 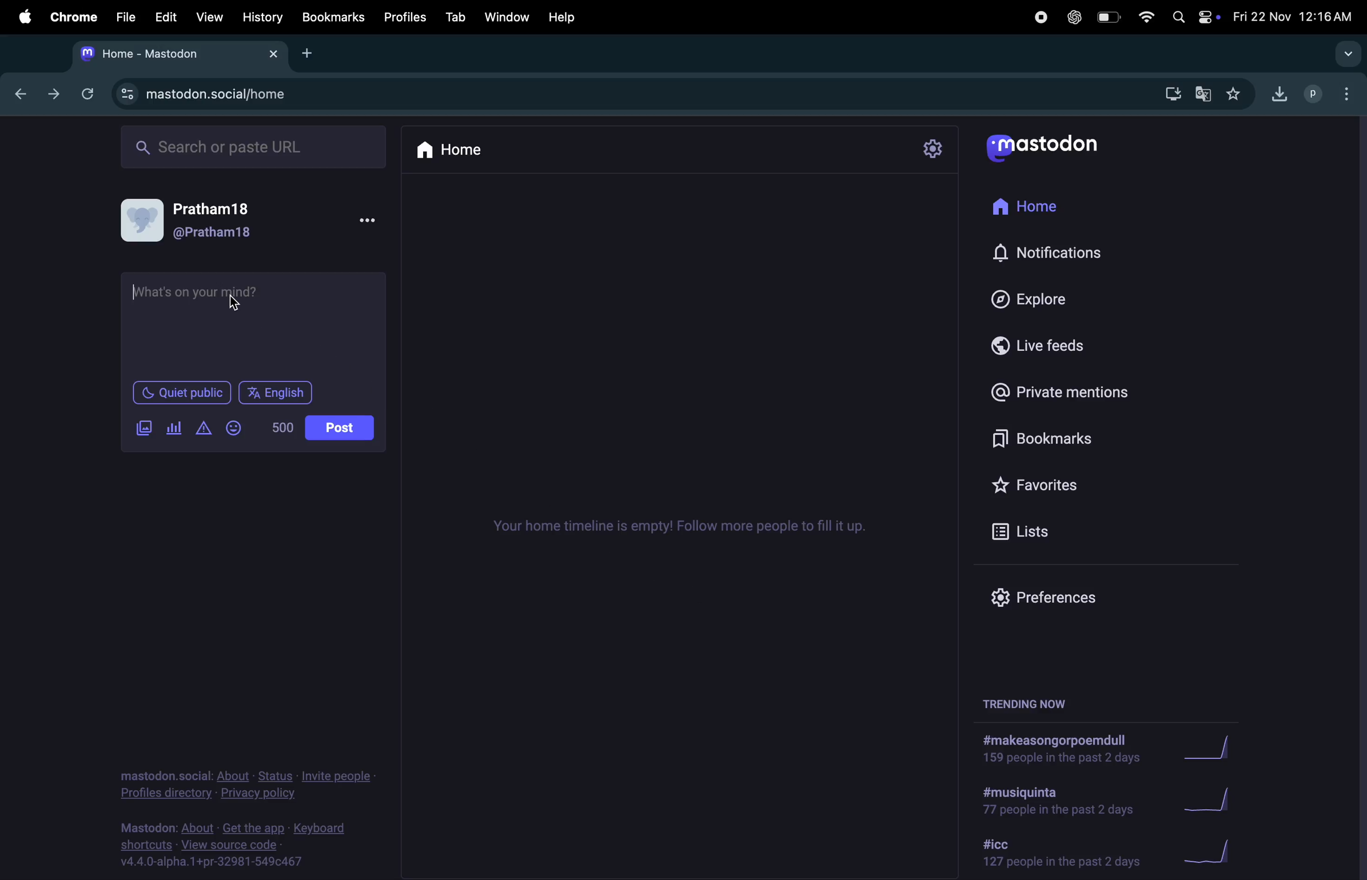 I want to click on graph, so click(x=1201, y=747).